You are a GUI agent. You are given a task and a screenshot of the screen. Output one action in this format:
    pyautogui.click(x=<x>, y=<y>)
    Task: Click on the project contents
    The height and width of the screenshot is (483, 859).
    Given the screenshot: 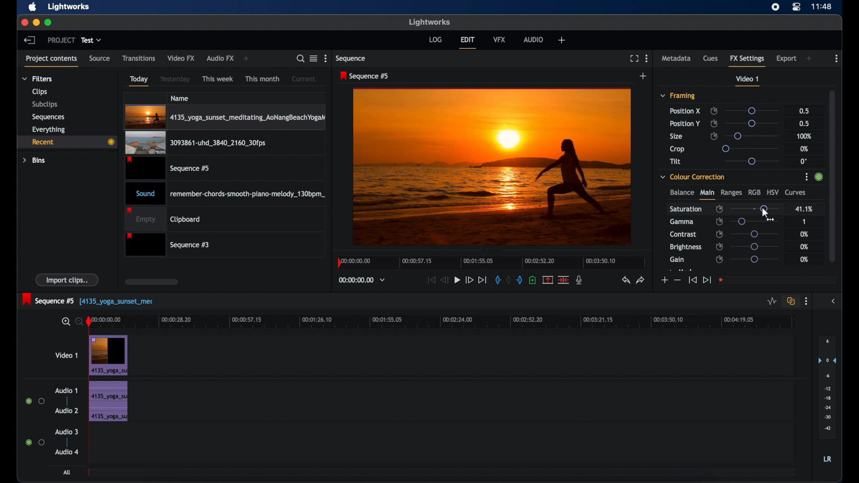 What is the action you would take?
    pyautogui.click(x=53, y=60)
    